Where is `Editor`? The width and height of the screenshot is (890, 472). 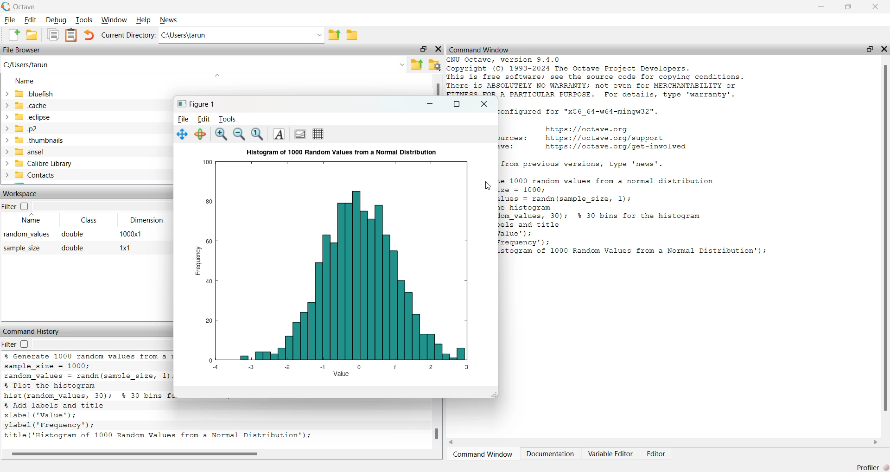 Editor is located at coordinates (657, 453).